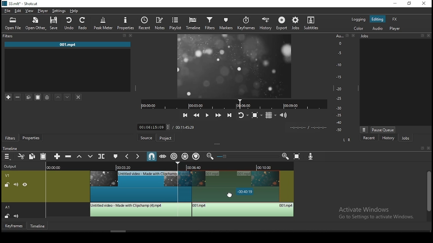 This screenshot has width=433, height=243. What do you see at coordinates (409, 4) in the screenshot?
I see `restore` at bounding box center [409, 4].